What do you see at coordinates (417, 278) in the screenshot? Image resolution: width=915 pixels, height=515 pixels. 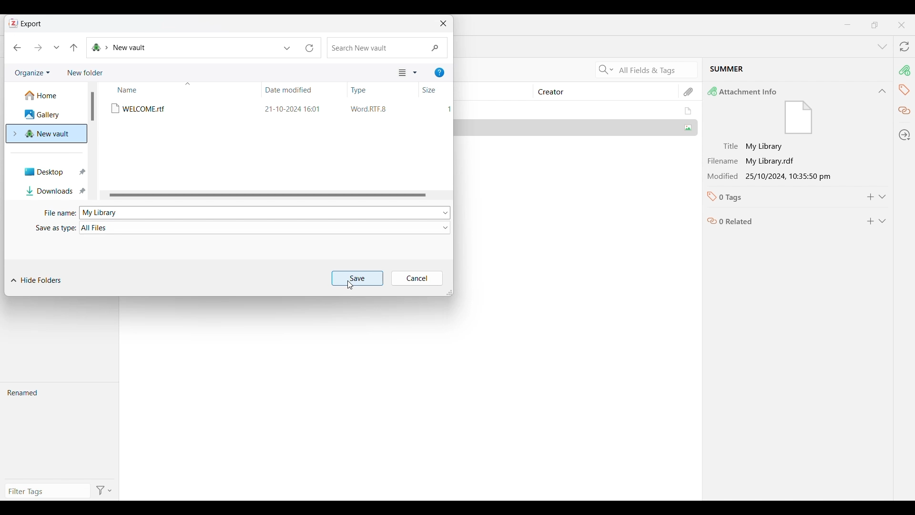 I see `Cancel` at bounding box center [417, 278].